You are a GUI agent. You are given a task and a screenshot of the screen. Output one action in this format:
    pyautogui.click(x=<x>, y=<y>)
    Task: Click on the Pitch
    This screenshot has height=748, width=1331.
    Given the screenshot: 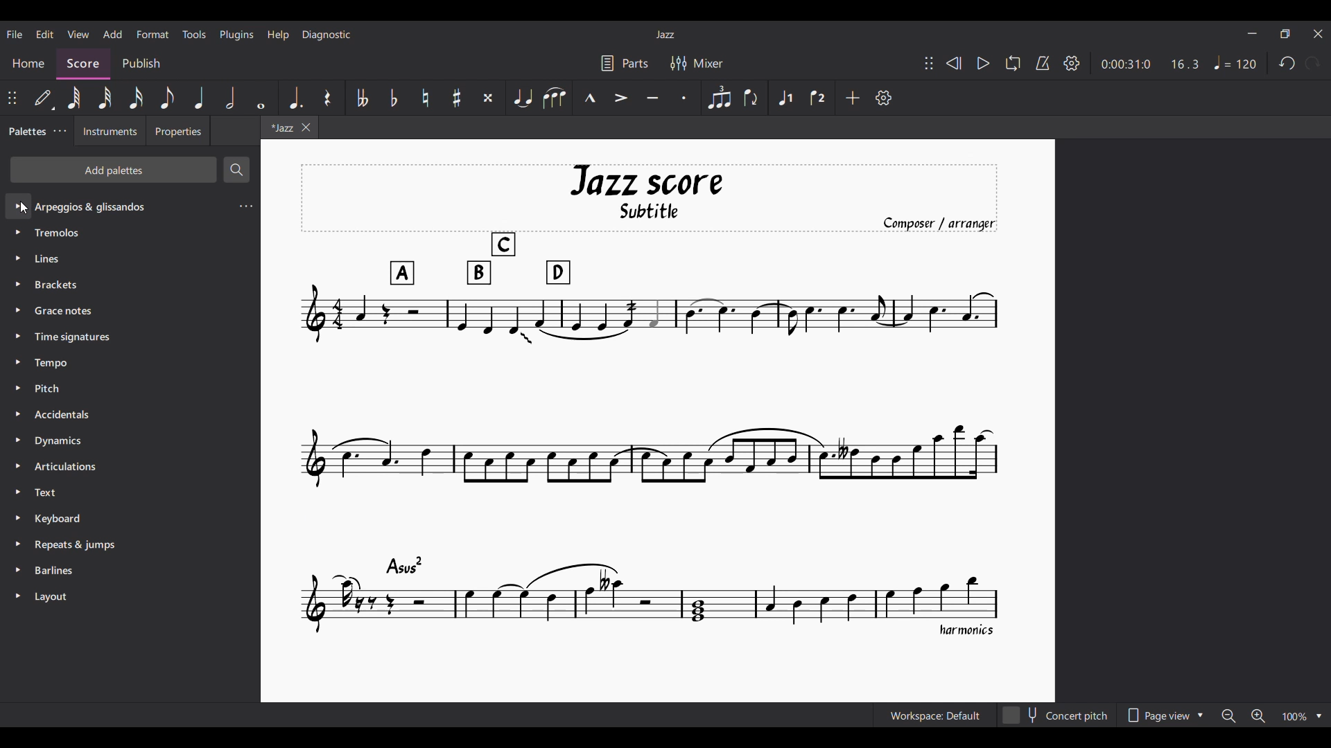 What is the action you would take?
    pyautogui.click(x=53, y=389)
    